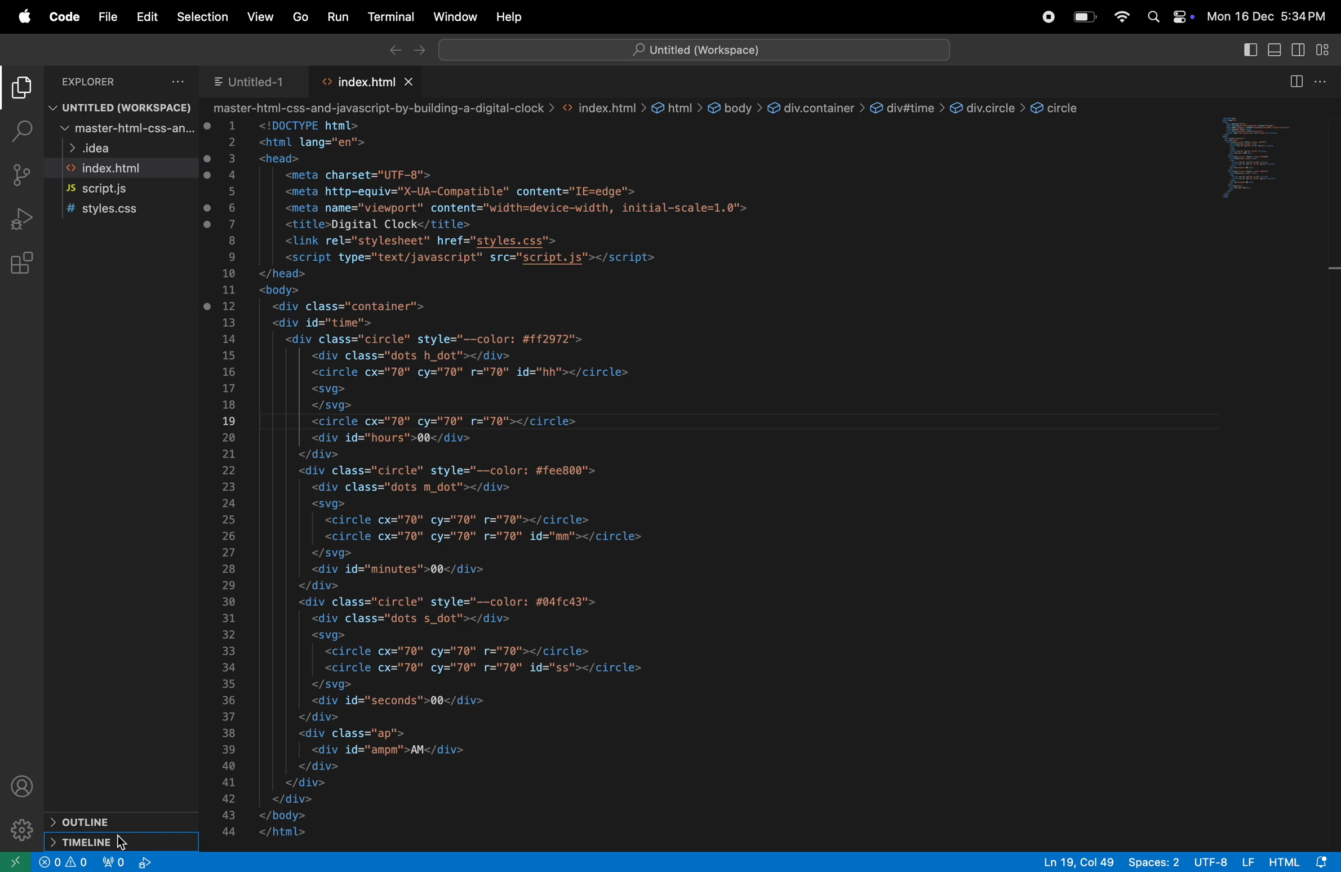 Image resolution: width=1341 pixels, height=872 pixels. Describe the element at coordinates (23, 265) in the screenshot. I see `extensions` at that location.